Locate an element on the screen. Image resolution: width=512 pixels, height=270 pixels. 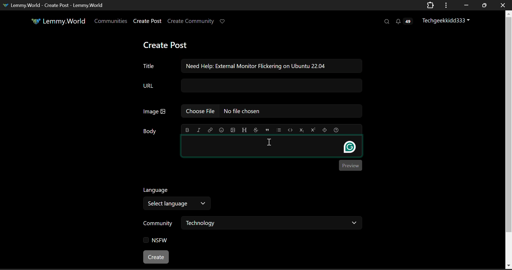
Communities Page Open is located at coordinates (111, 21).